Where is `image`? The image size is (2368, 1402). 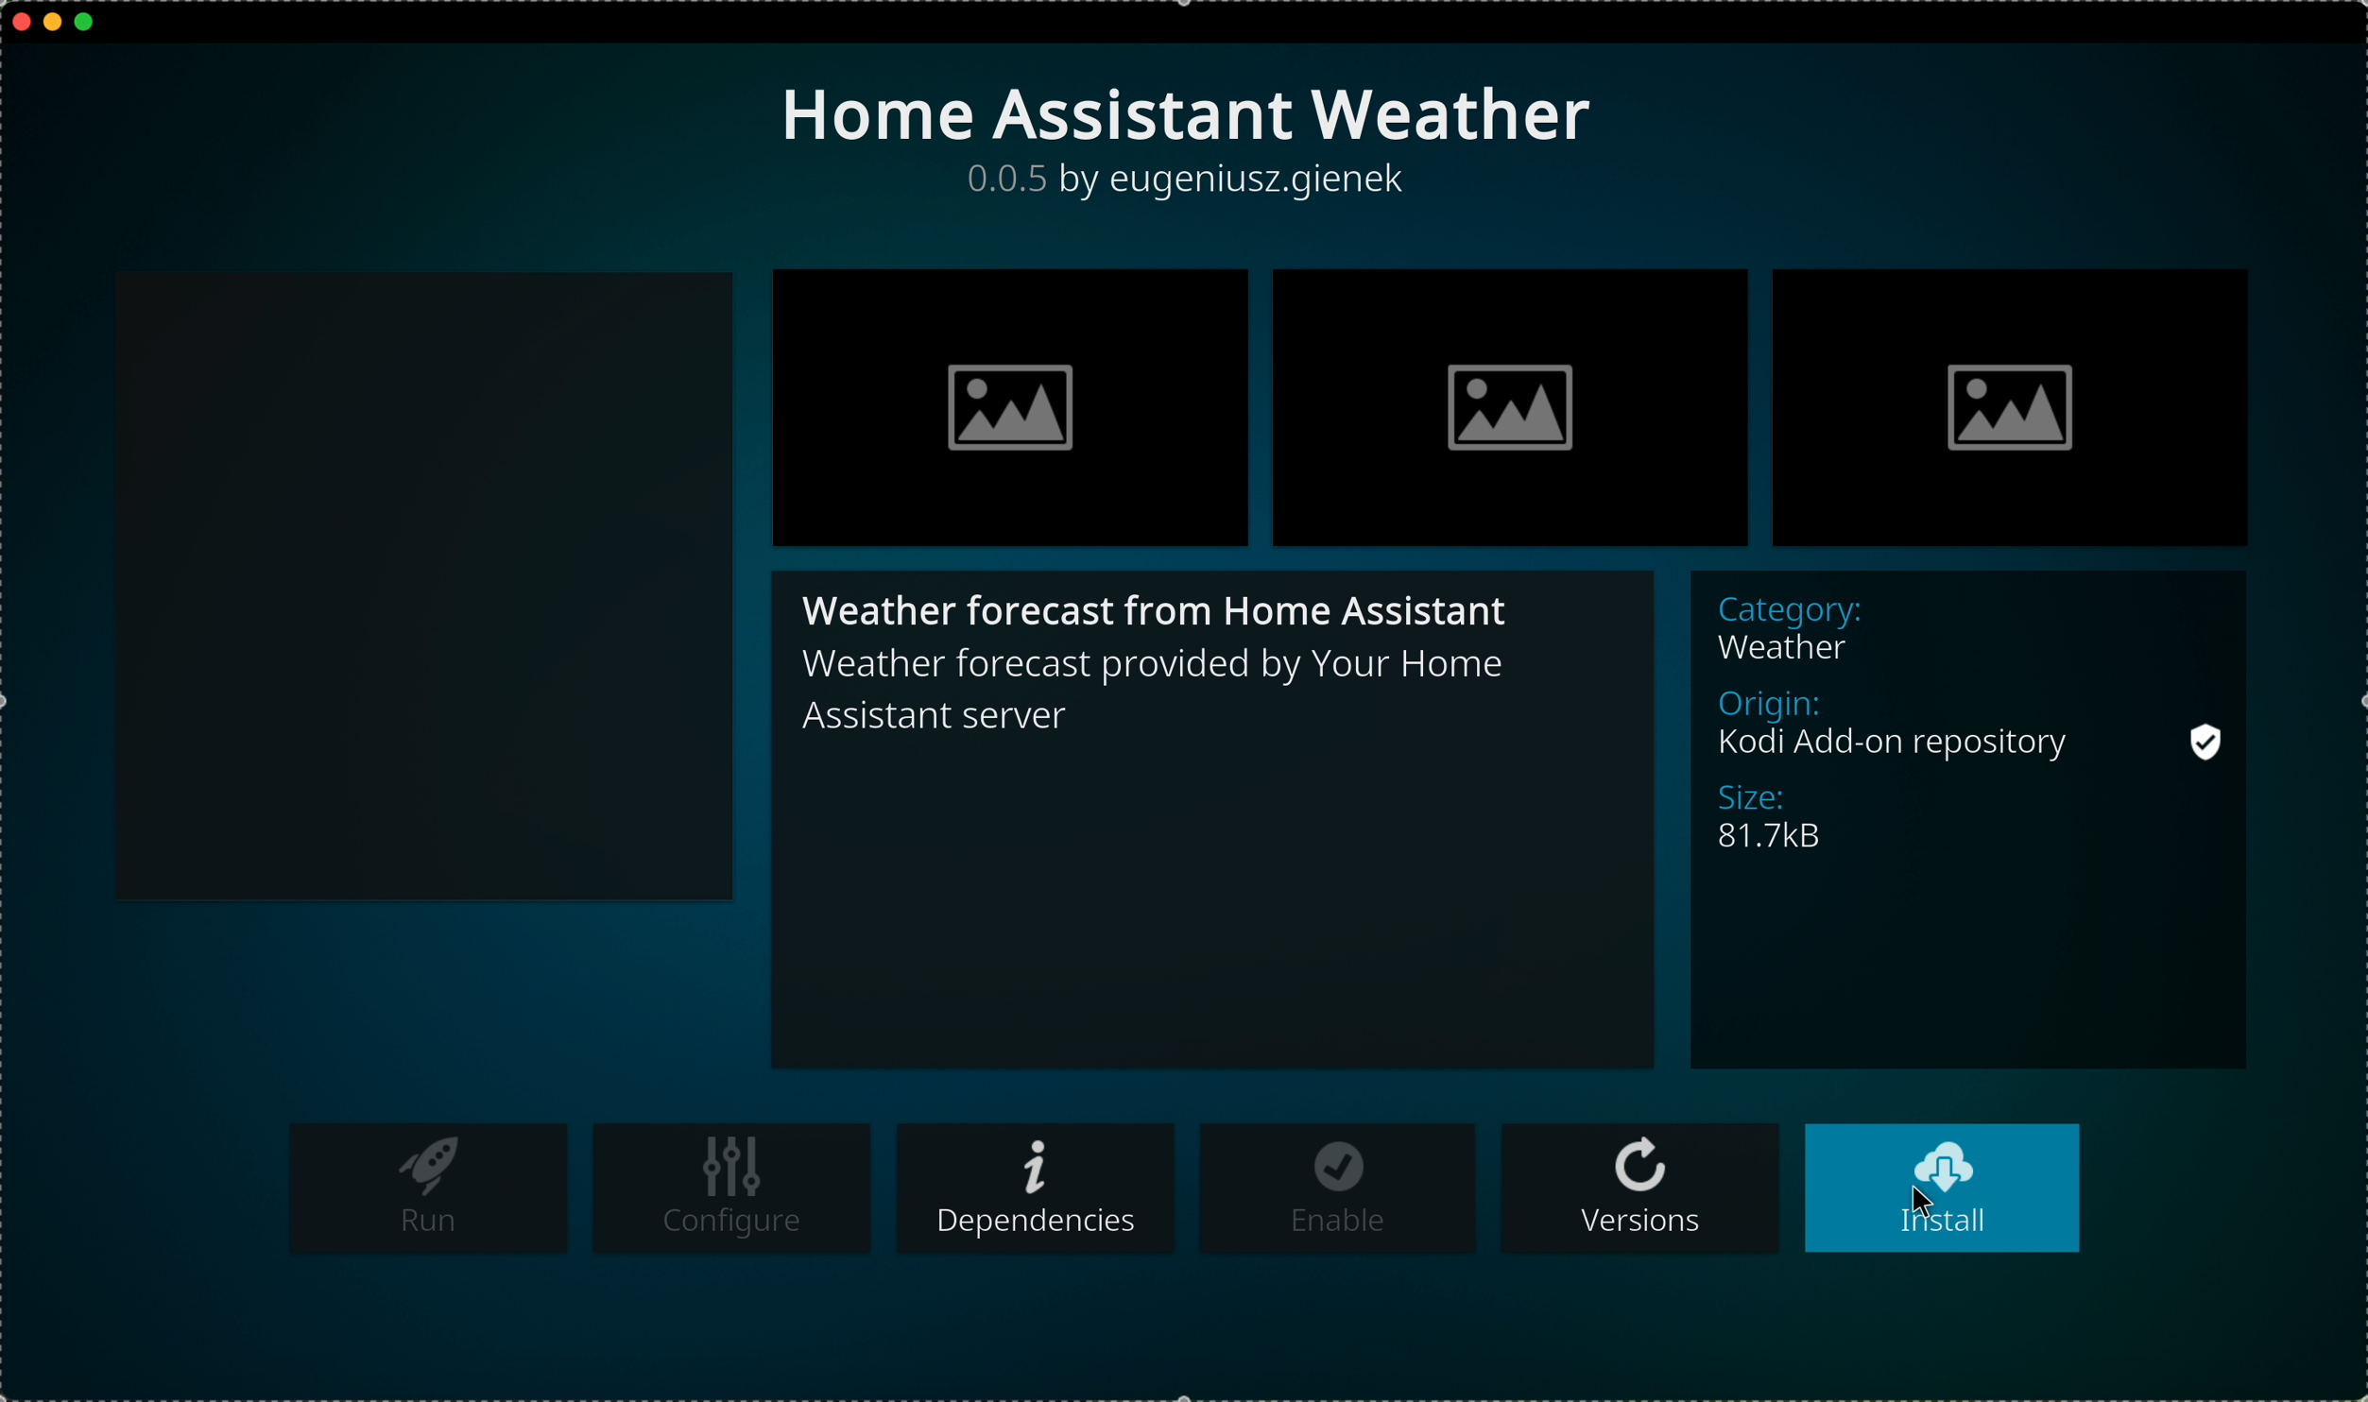 image is located at coordinates (2011, 410).